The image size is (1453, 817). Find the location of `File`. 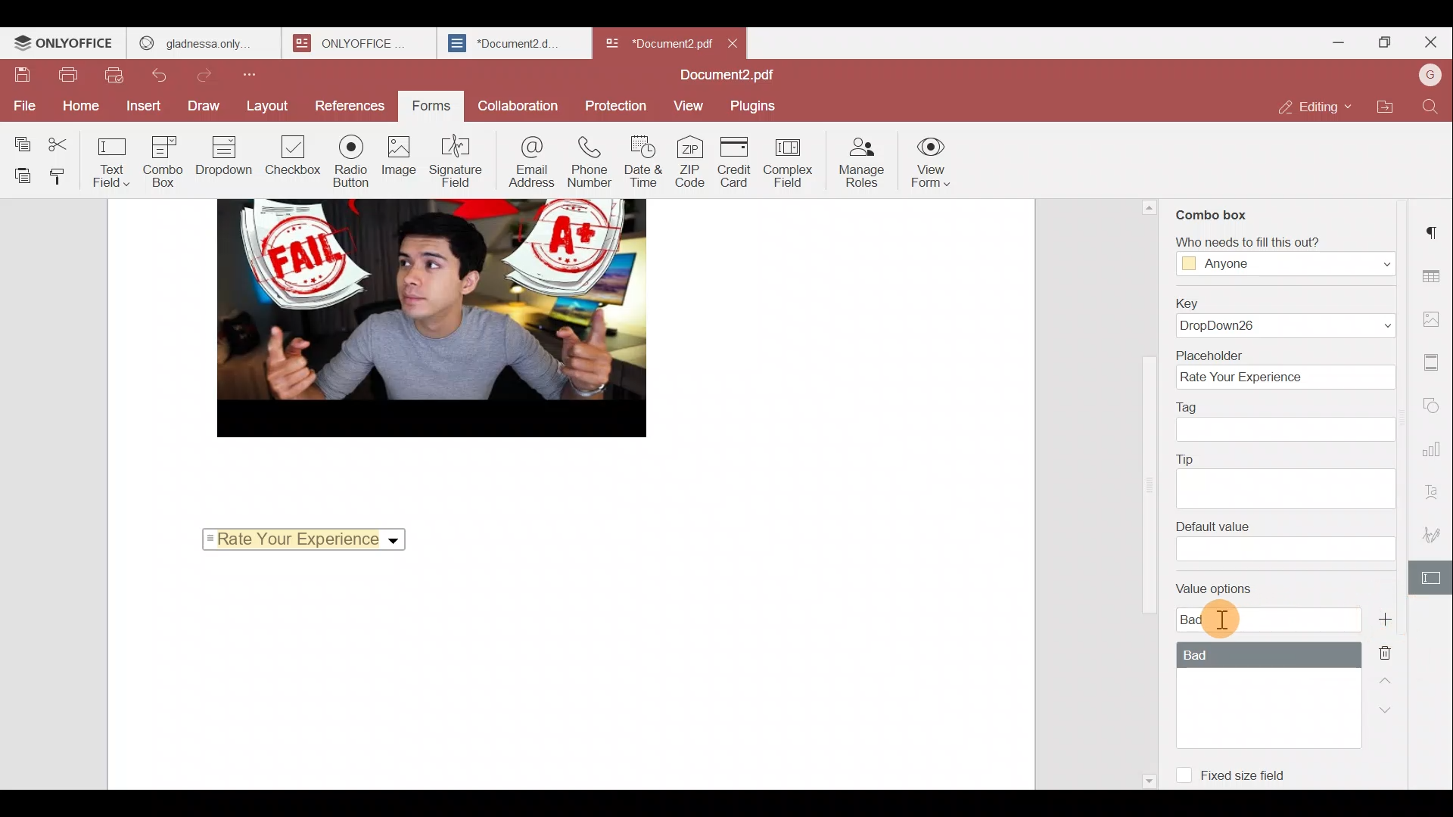

File is located at coordinates (21, 105).